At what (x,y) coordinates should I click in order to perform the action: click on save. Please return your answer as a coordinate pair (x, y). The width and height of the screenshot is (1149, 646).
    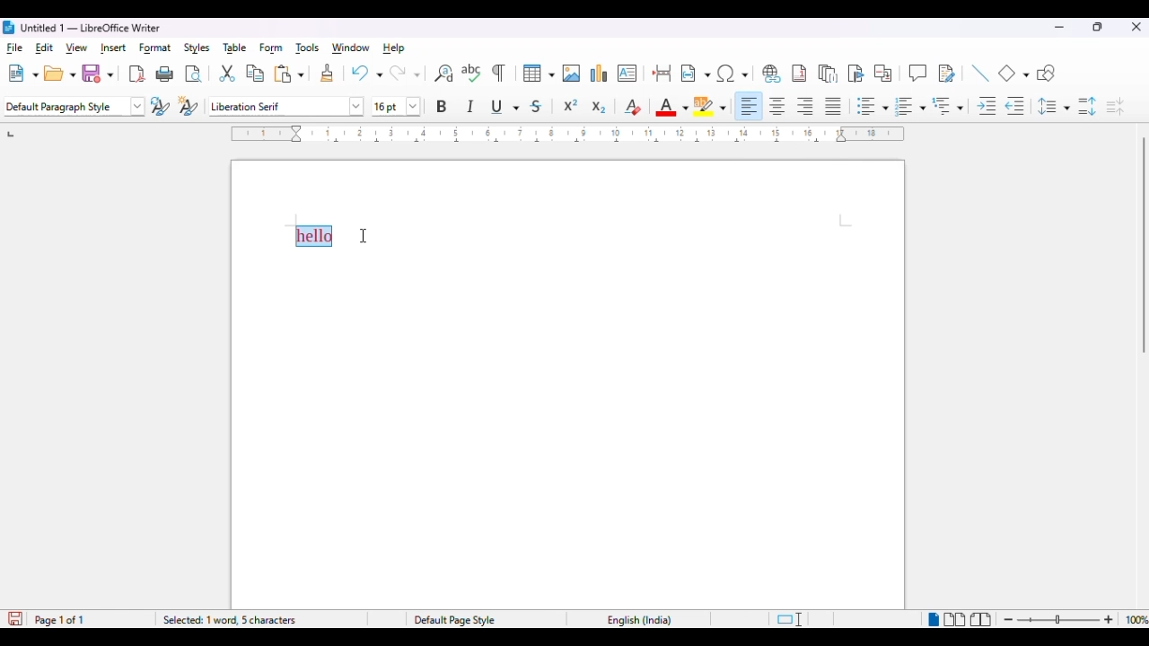
    Looking at the image, I should click on (98, 74).